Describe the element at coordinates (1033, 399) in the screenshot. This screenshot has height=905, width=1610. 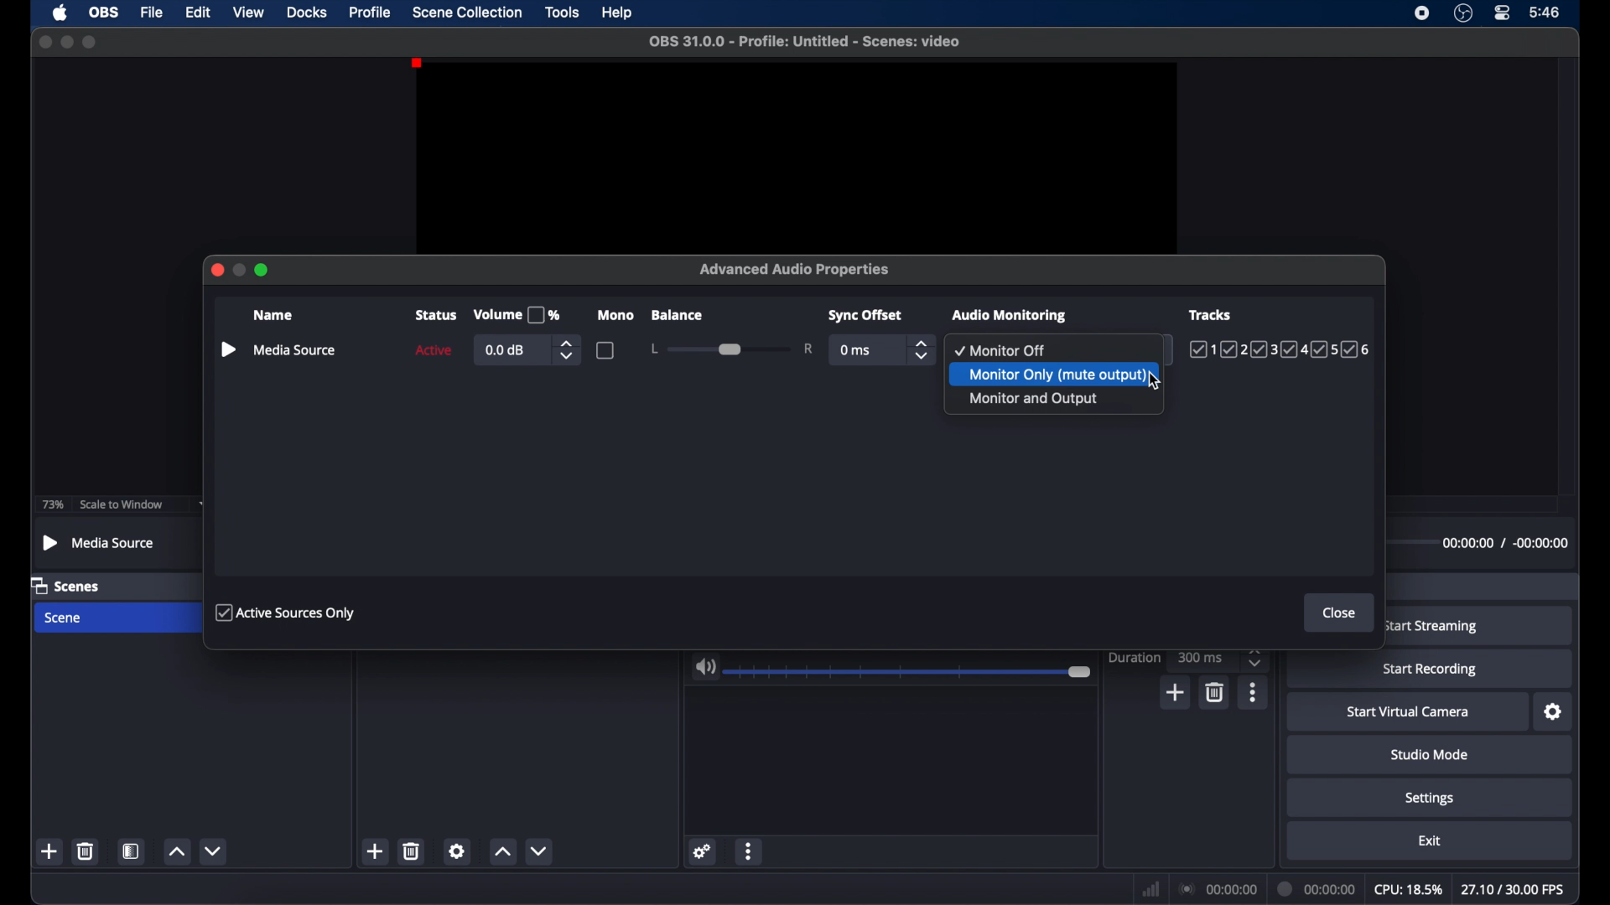
I see `monitor and output` at that location.